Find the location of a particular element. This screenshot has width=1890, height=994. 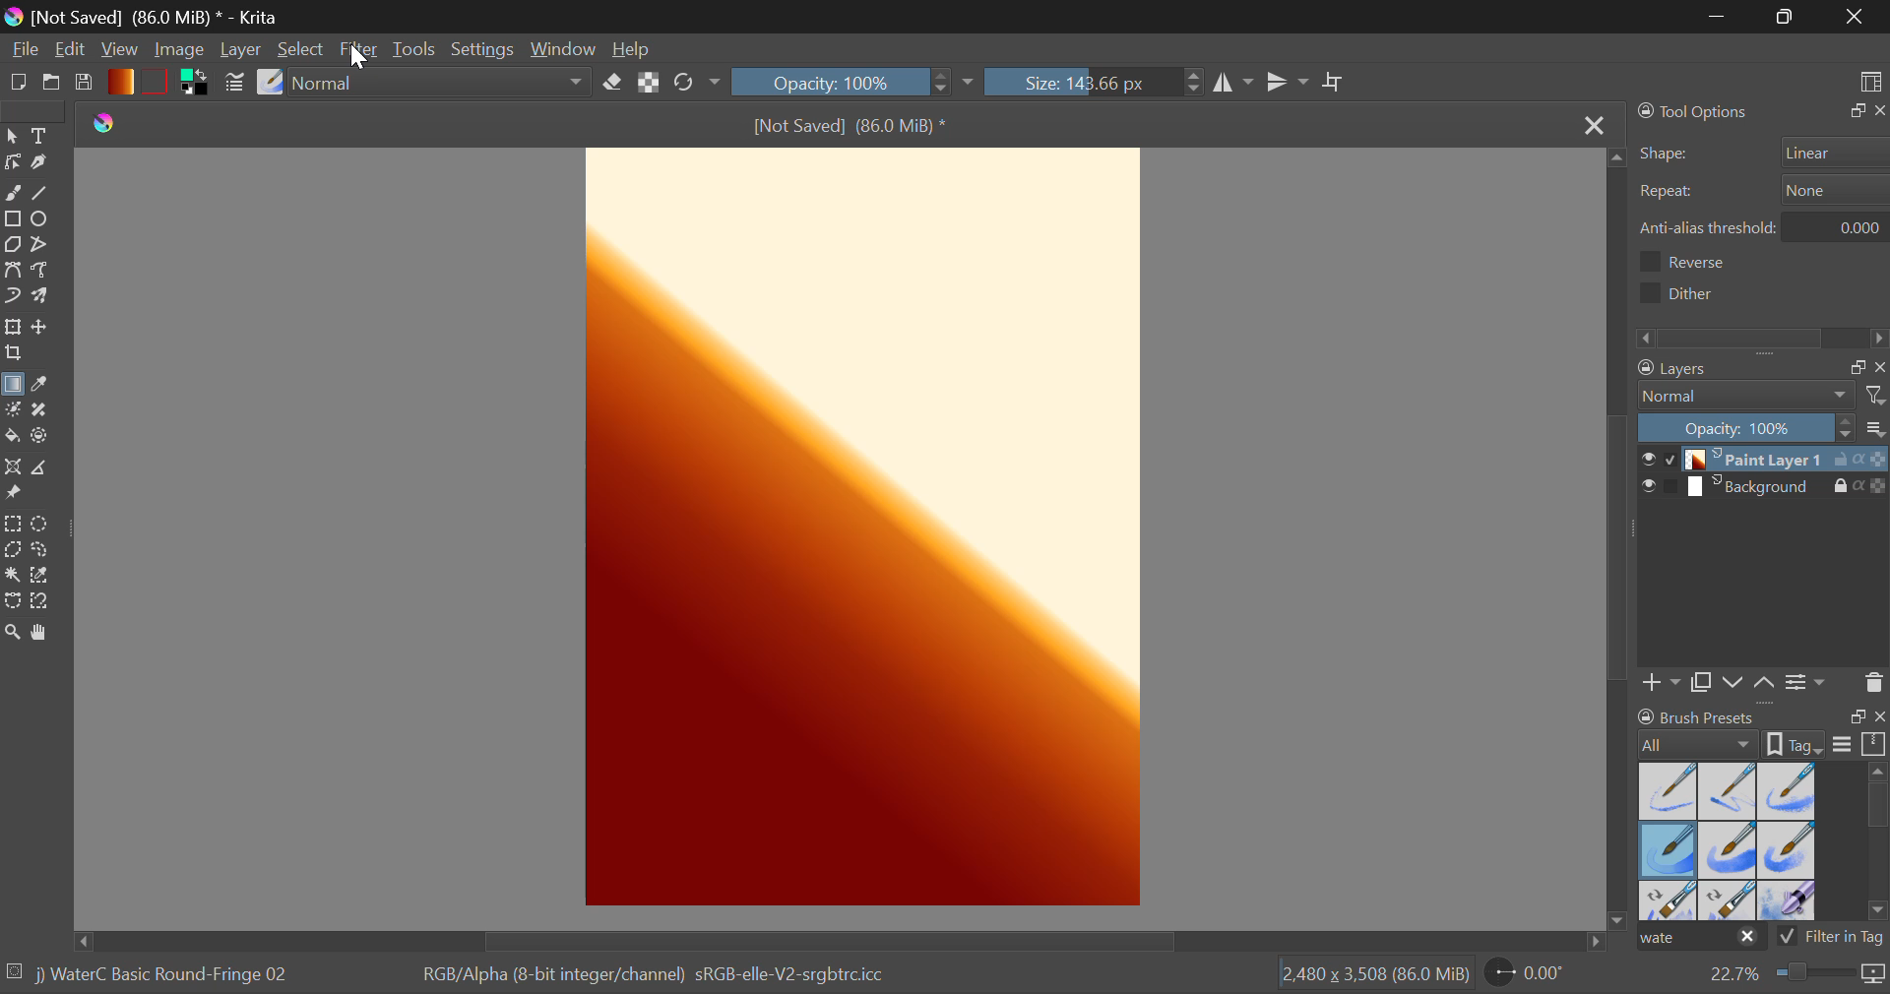

Dynamic Brush is located at coordinates (12, 295).